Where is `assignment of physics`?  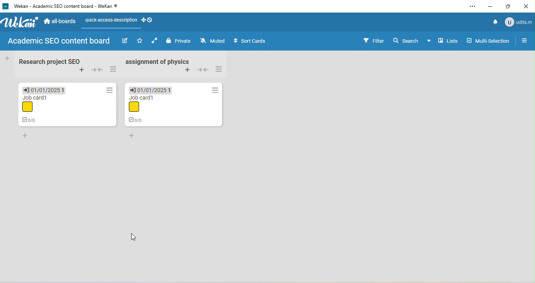 assignment of physics is located at coordinates (157, 61).